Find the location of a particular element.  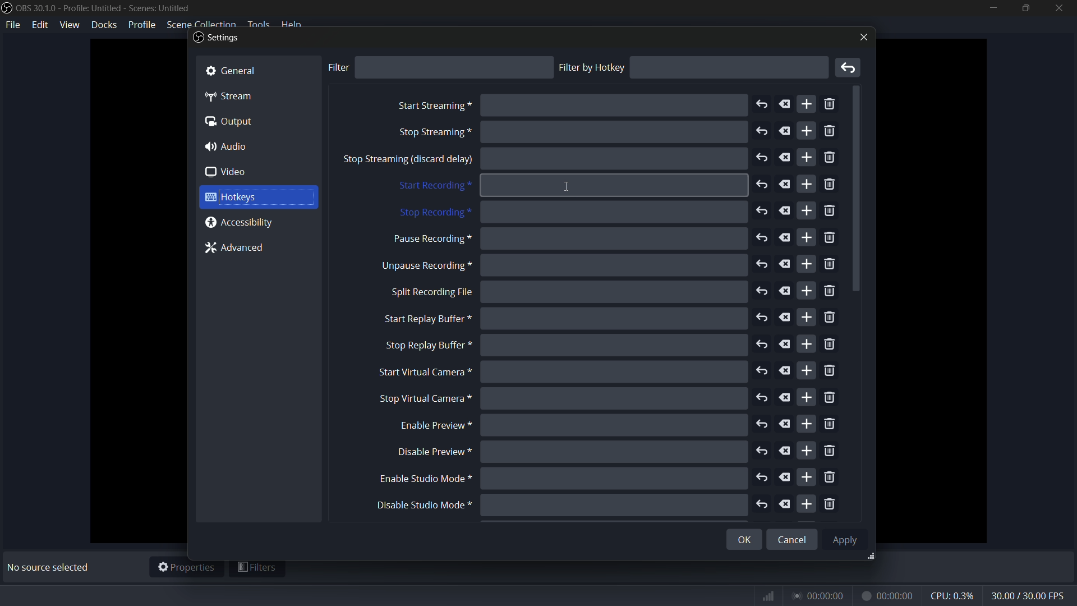

remove is located at coordinates (829, 265).